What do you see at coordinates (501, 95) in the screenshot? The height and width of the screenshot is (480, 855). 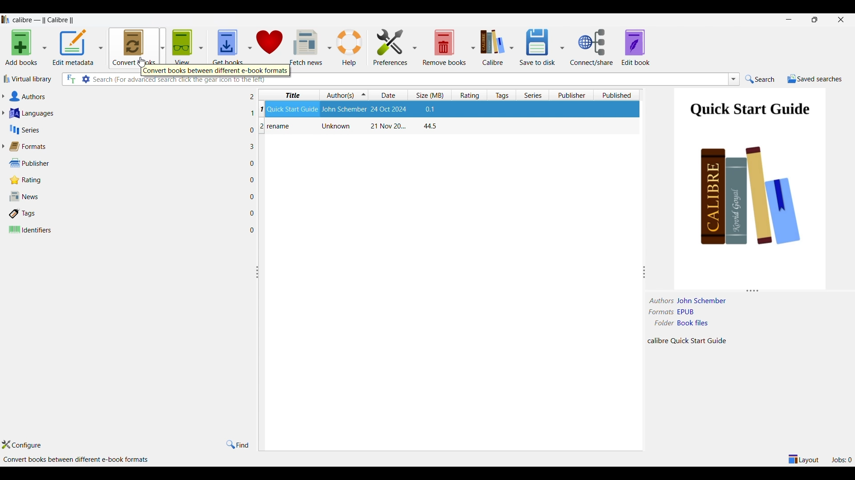 I see `Tags column` at bounding box center [501, 95].